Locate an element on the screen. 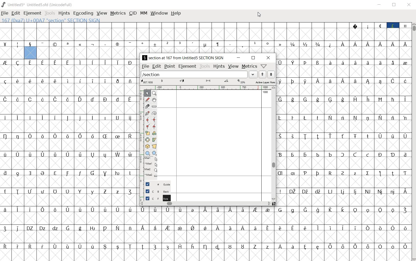 The height and width of the screenshot is (261, 416). special letters is located at coordinates (343, 173).